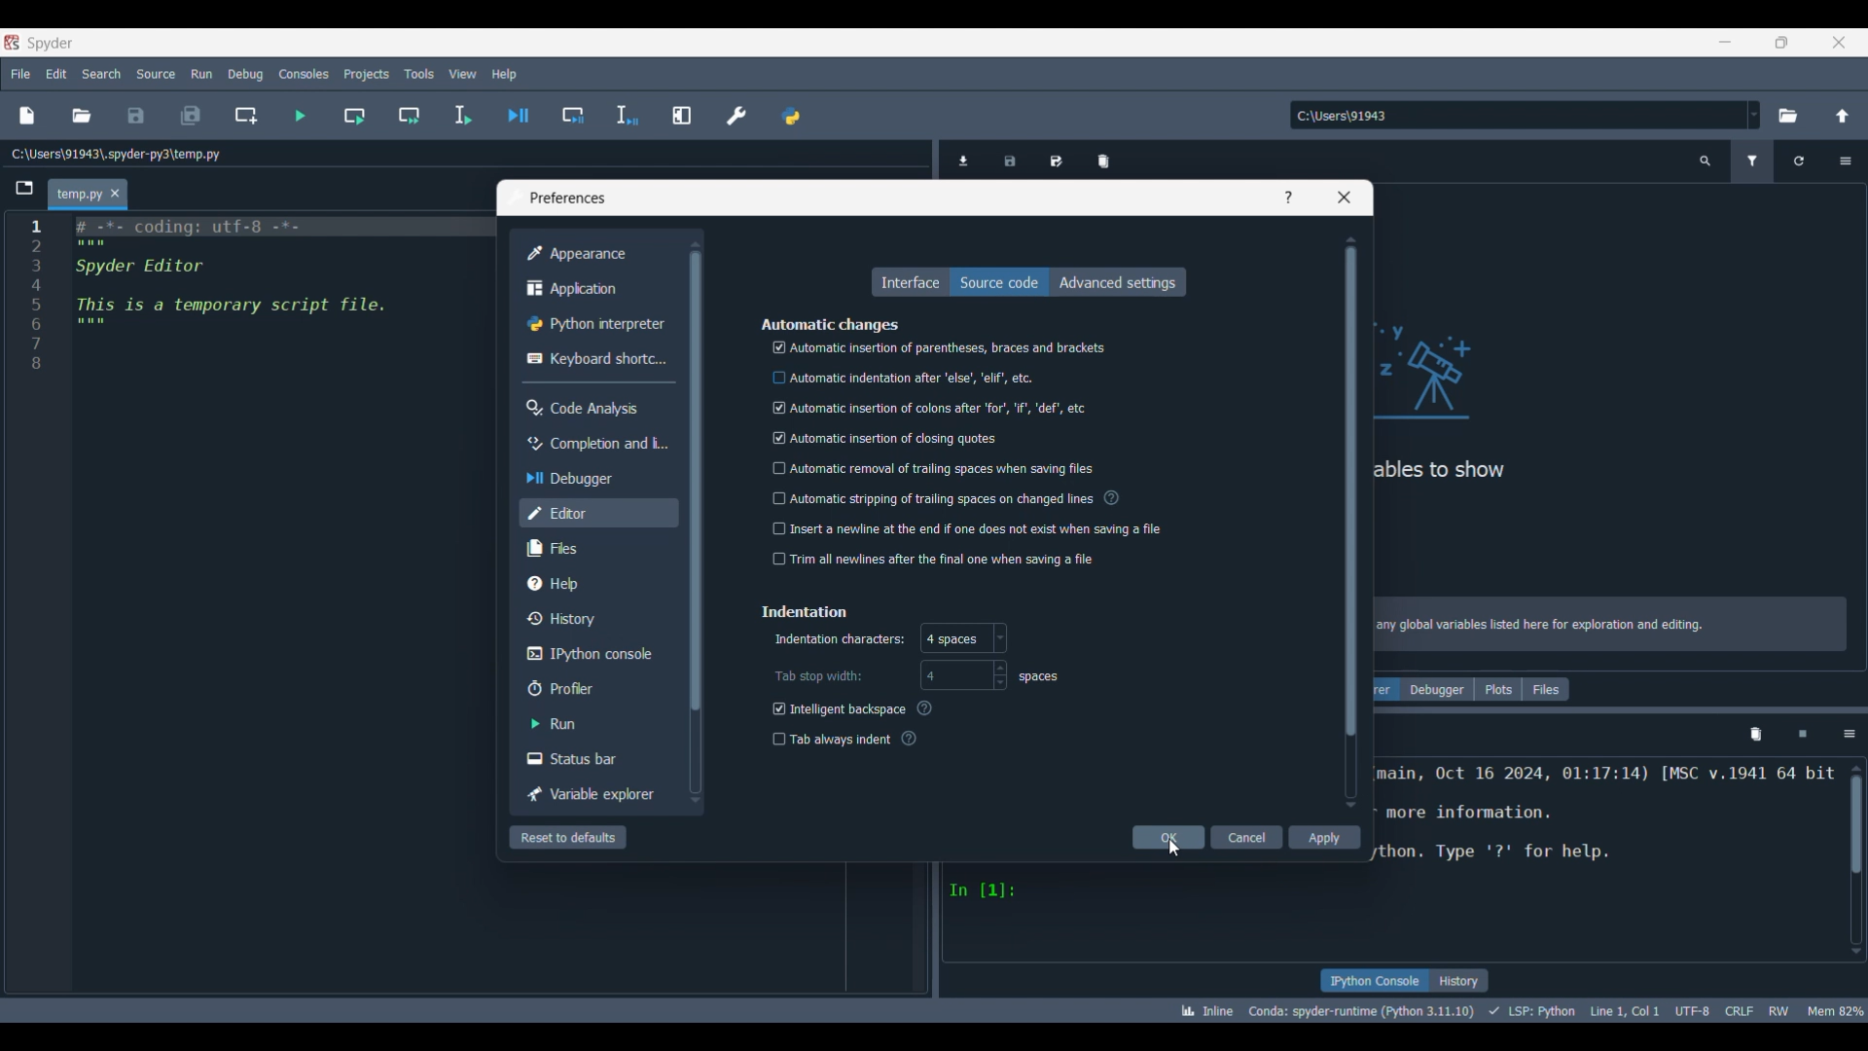 The width and height of the screenshot is (1868, 1051). Describe the element at coordinates (258, 306) in the screenshot. I see `Current code` at that location.